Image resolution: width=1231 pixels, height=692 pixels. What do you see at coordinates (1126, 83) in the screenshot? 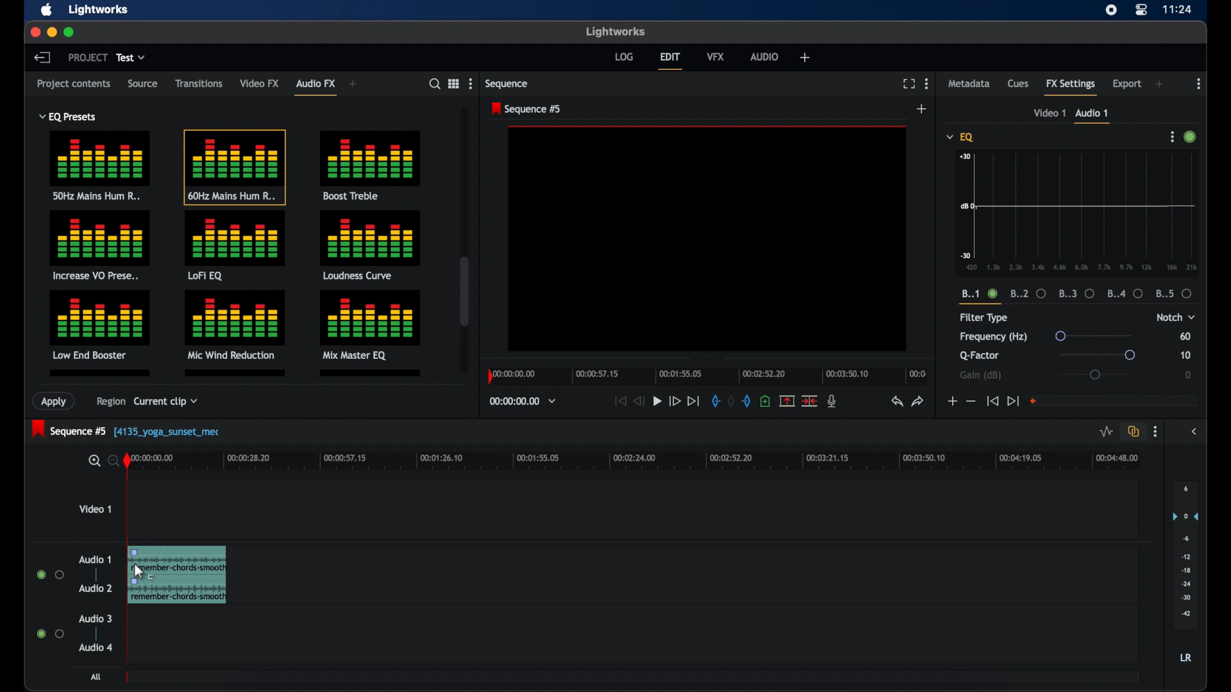
I see `export` at bounding box center [1126, 83].